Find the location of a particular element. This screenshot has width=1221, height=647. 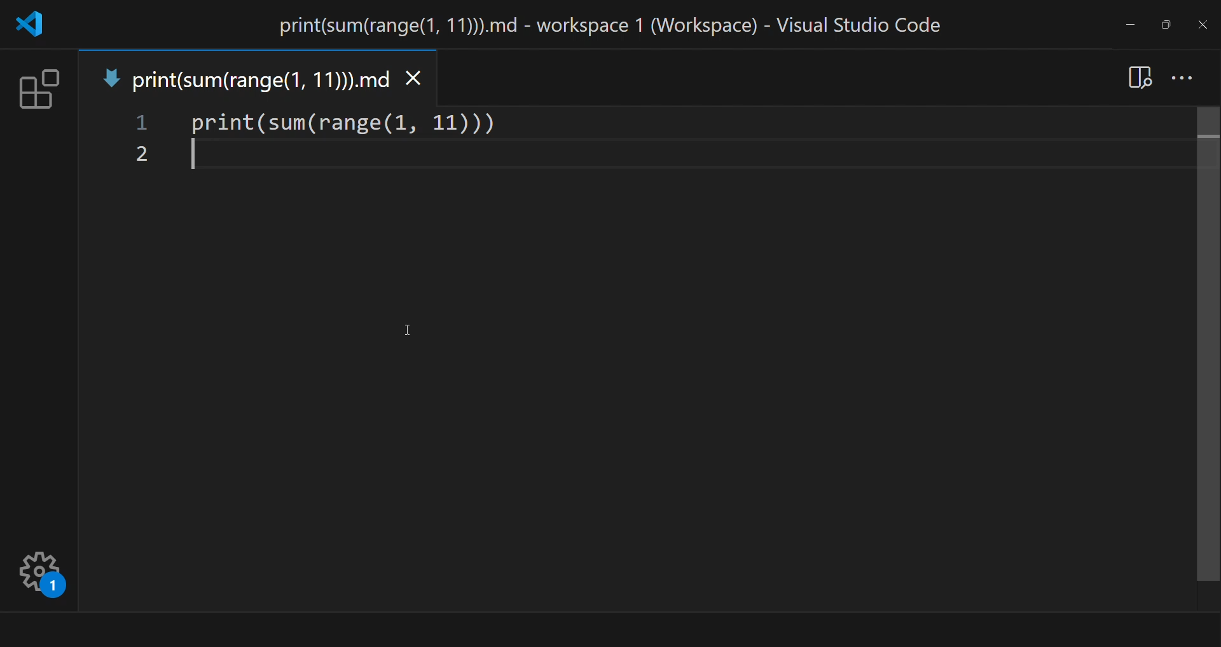

Cursor is located at coordinates (408, 331).